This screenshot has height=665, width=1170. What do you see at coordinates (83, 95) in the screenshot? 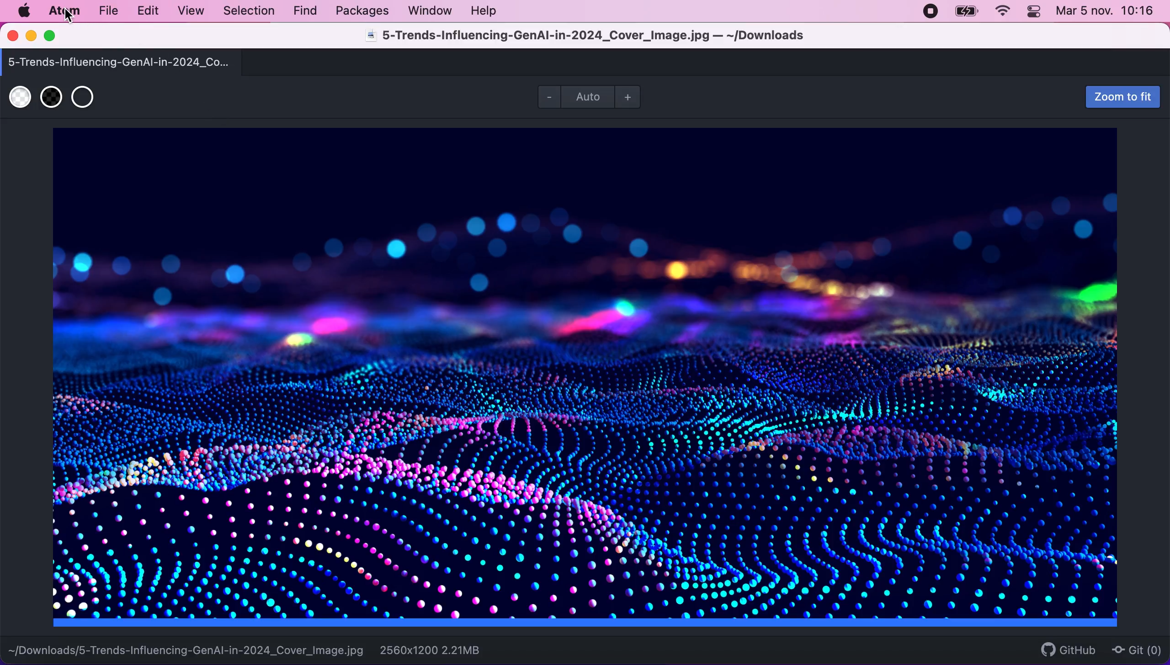
I see `use transparent background` at bounding box center [83, 95].